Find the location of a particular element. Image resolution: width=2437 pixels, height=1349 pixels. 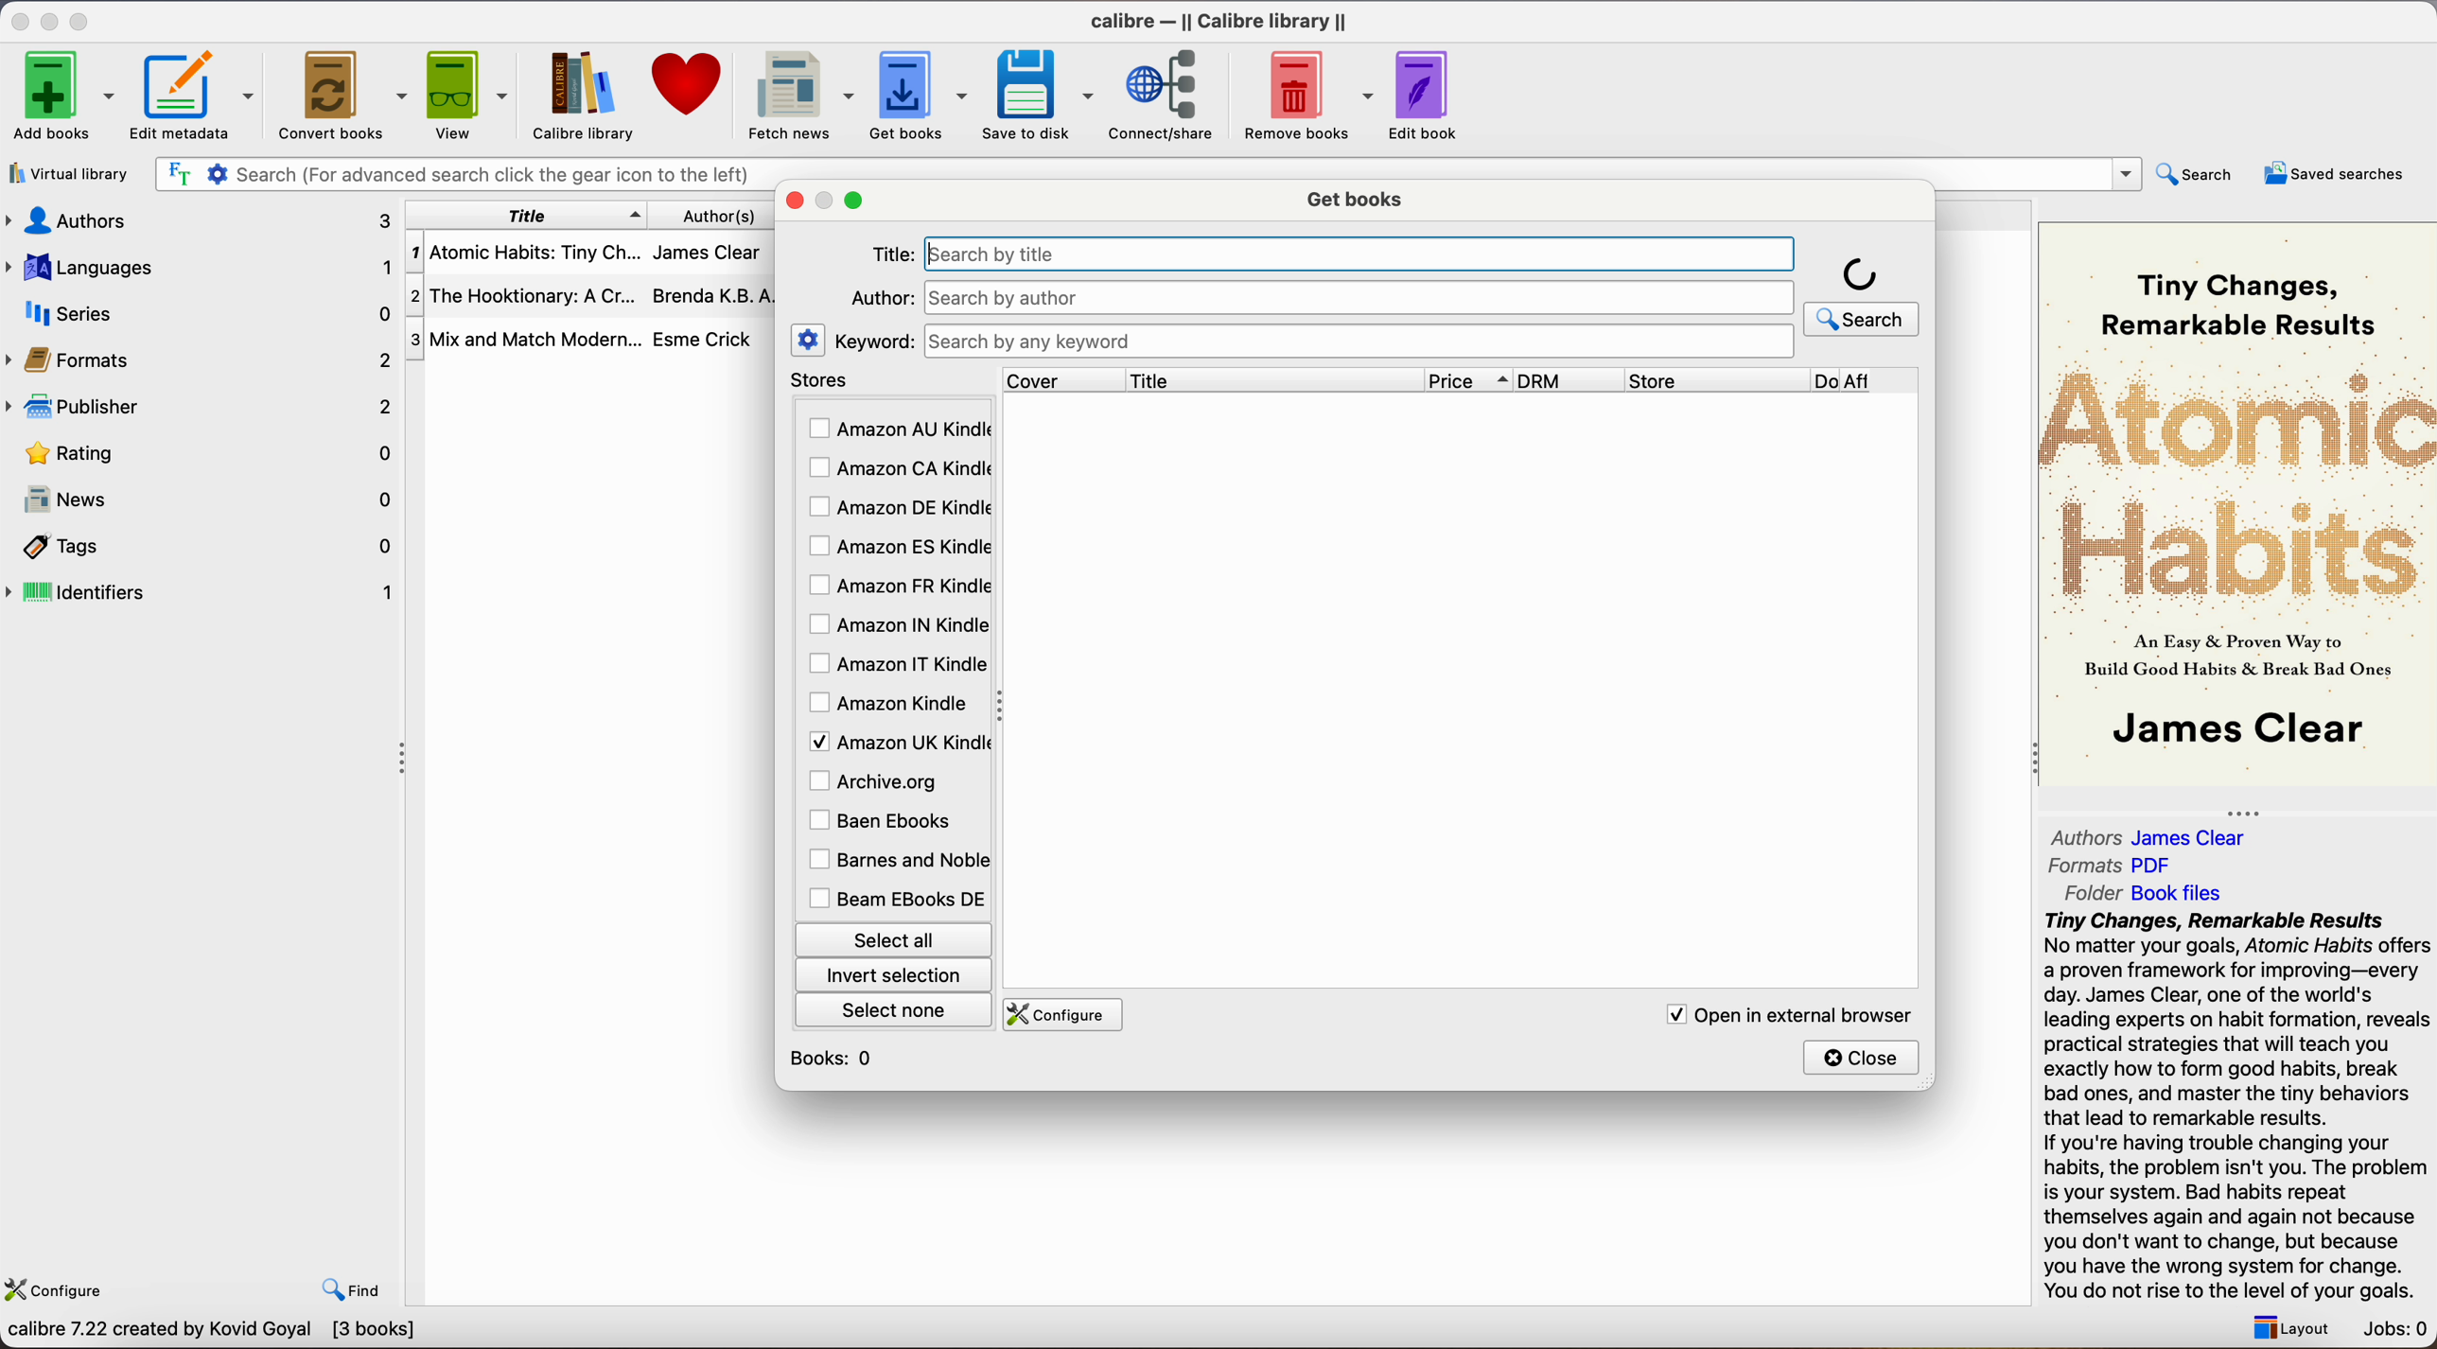

configure is located at coordinates (1059, 1015).